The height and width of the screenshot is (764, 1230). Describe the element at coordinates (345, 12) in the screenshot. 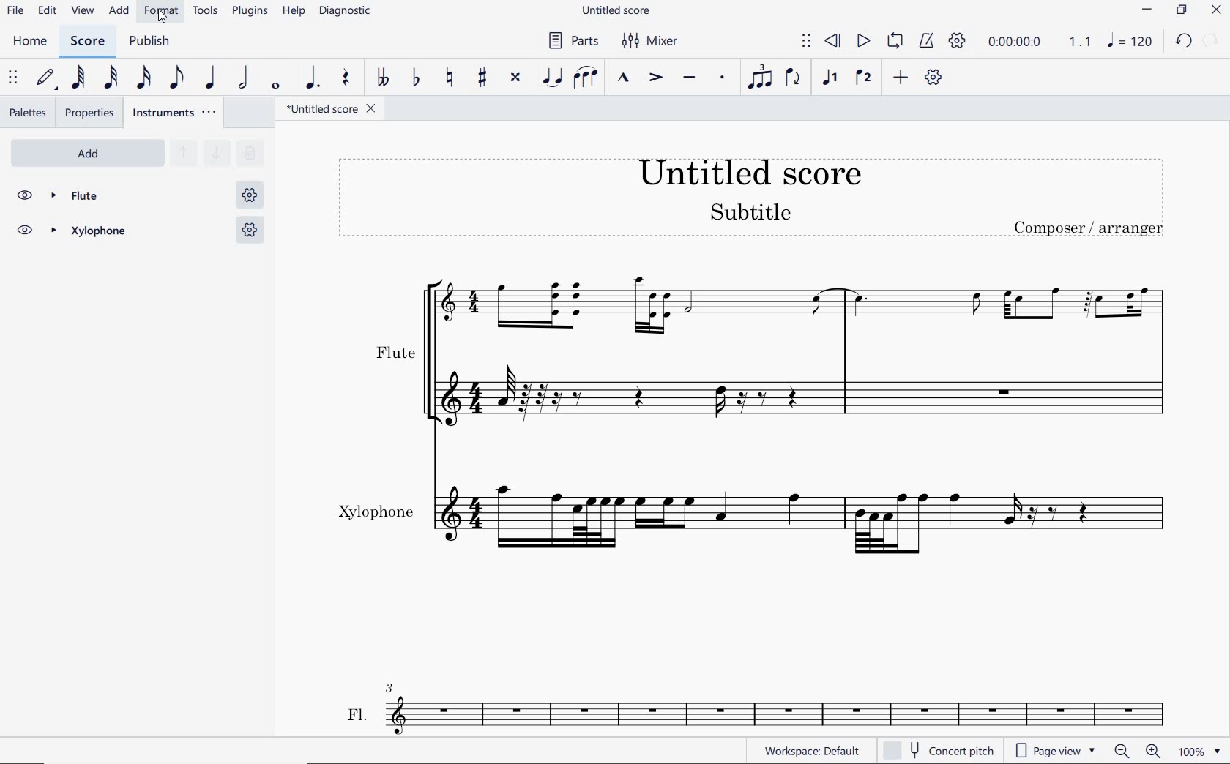

I see `DIAGNOSTIC` at that location.